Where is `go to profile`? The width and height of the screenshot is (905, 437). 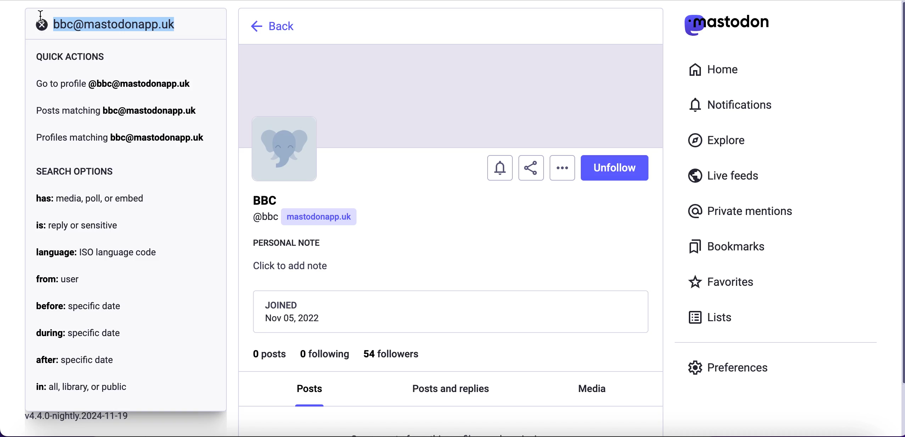
go to profile is located at coordinates (114, 84).